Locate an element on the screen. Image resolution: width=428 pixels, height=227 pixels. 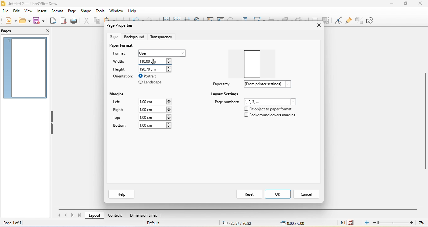
page 1 of 1 is located at coordinates (16, 223).